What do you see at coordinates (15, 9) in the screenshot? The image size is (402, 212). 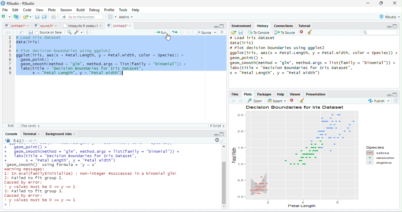 I see `Edit` at bounding box center [15, 9].